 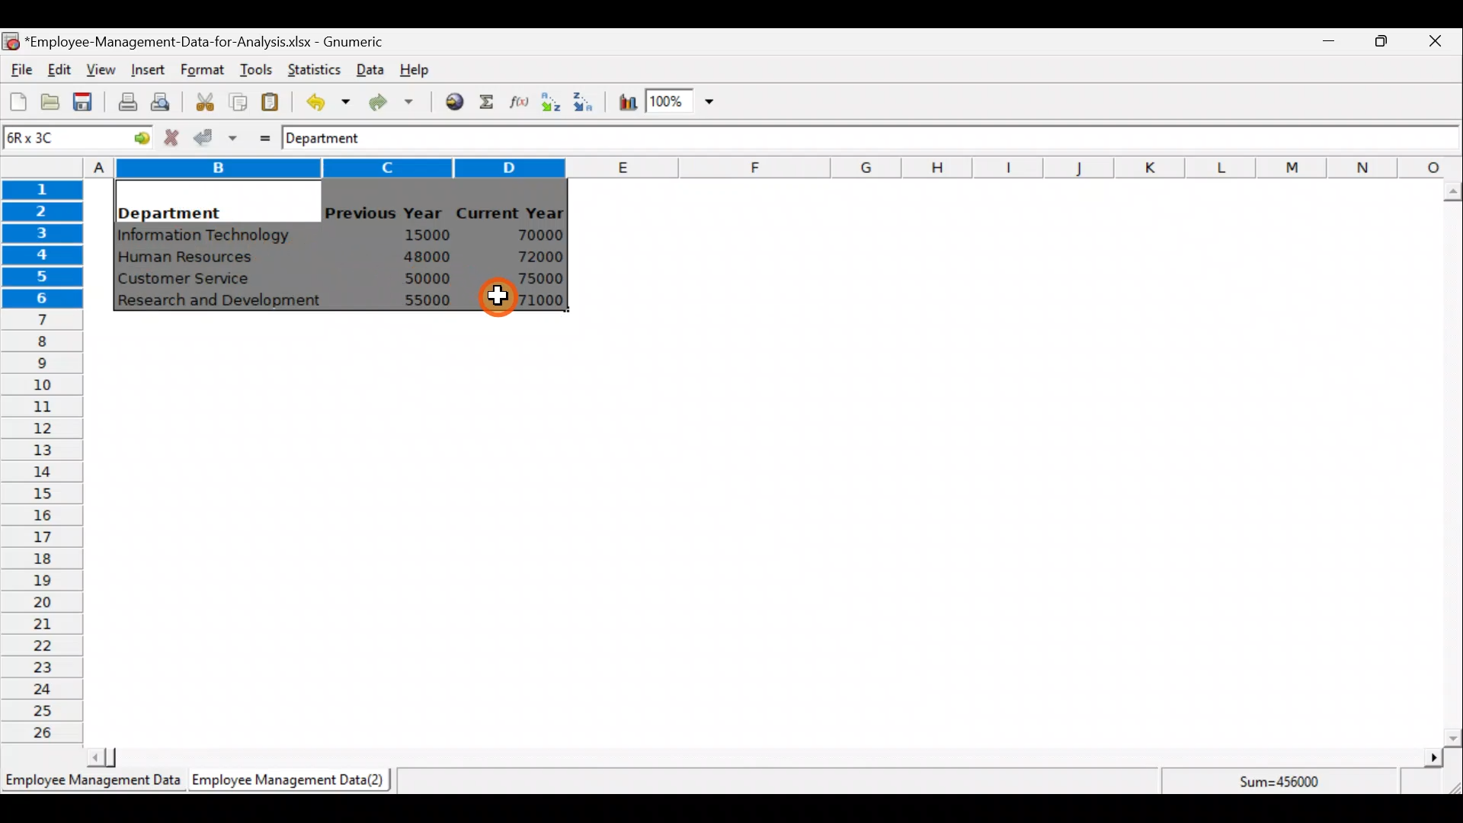 I want to click on Copy the selection, so click(x=237, y=99).